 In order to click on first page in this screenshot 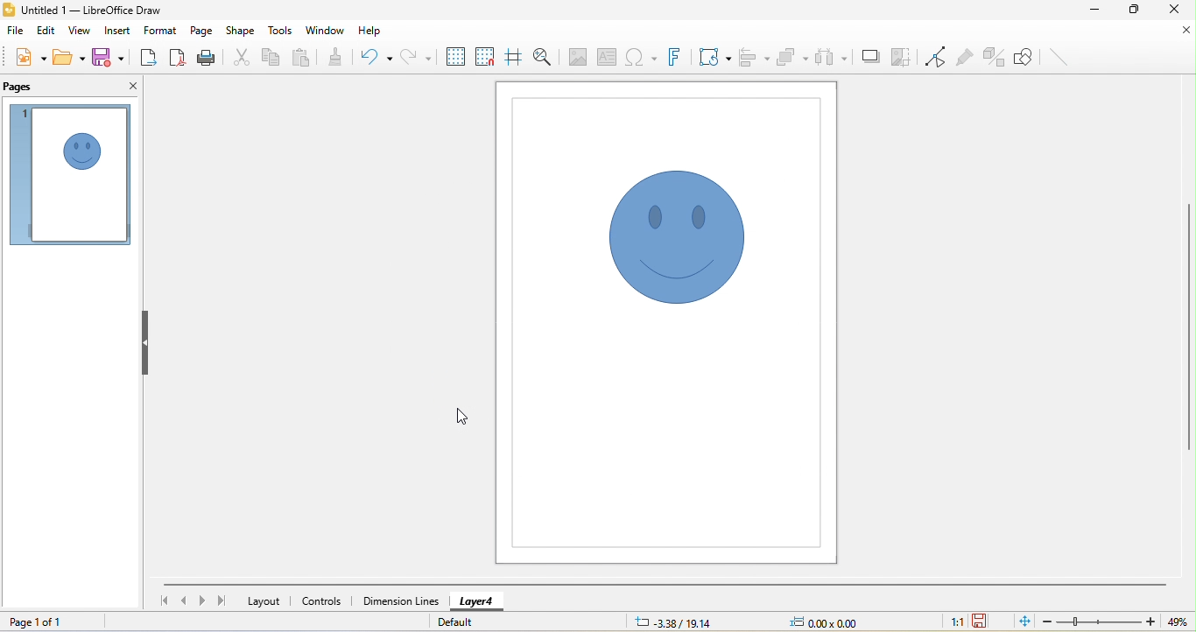, I will do `click(161, 600)`.